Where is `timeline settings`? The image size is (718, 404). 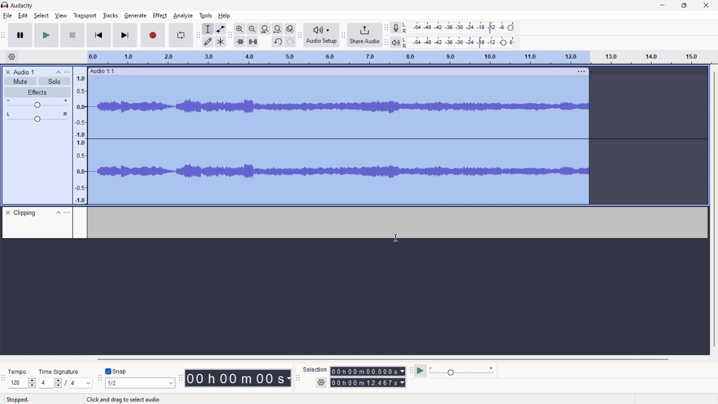
timeline settings is located at coordinates (12, 56).